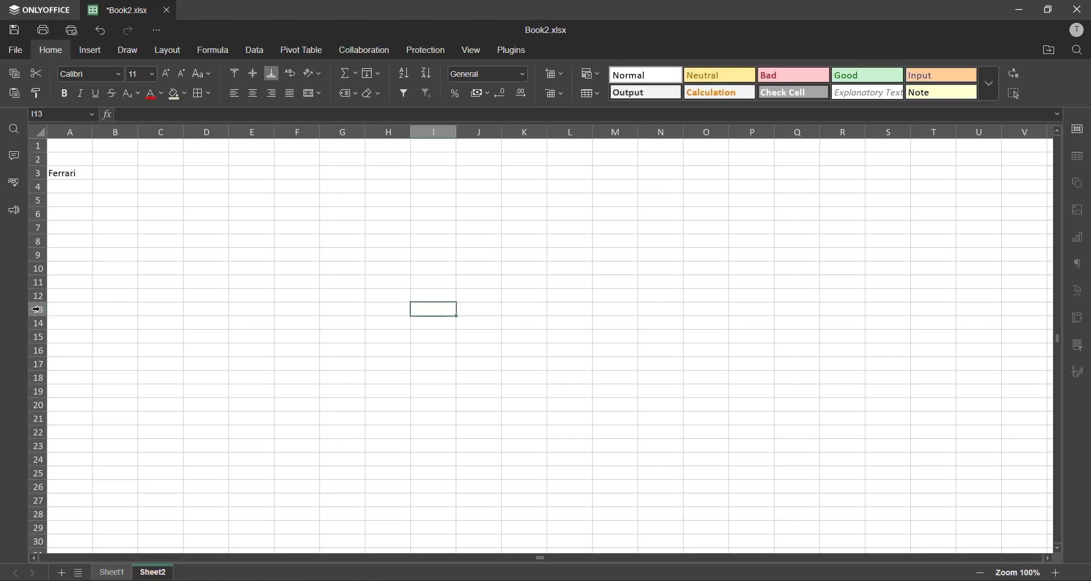 The height and width of the screenshot is (581, 1091). I want to click on cut, so click(38, 74).